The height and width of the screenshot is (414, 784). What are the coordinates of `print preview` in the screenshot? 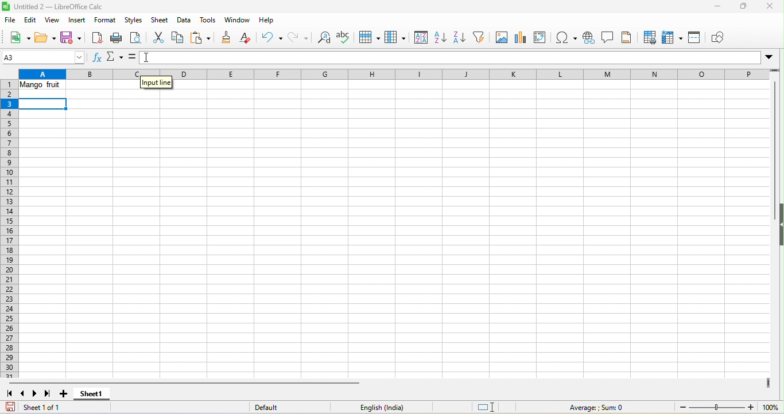 It's located at (136, 38).